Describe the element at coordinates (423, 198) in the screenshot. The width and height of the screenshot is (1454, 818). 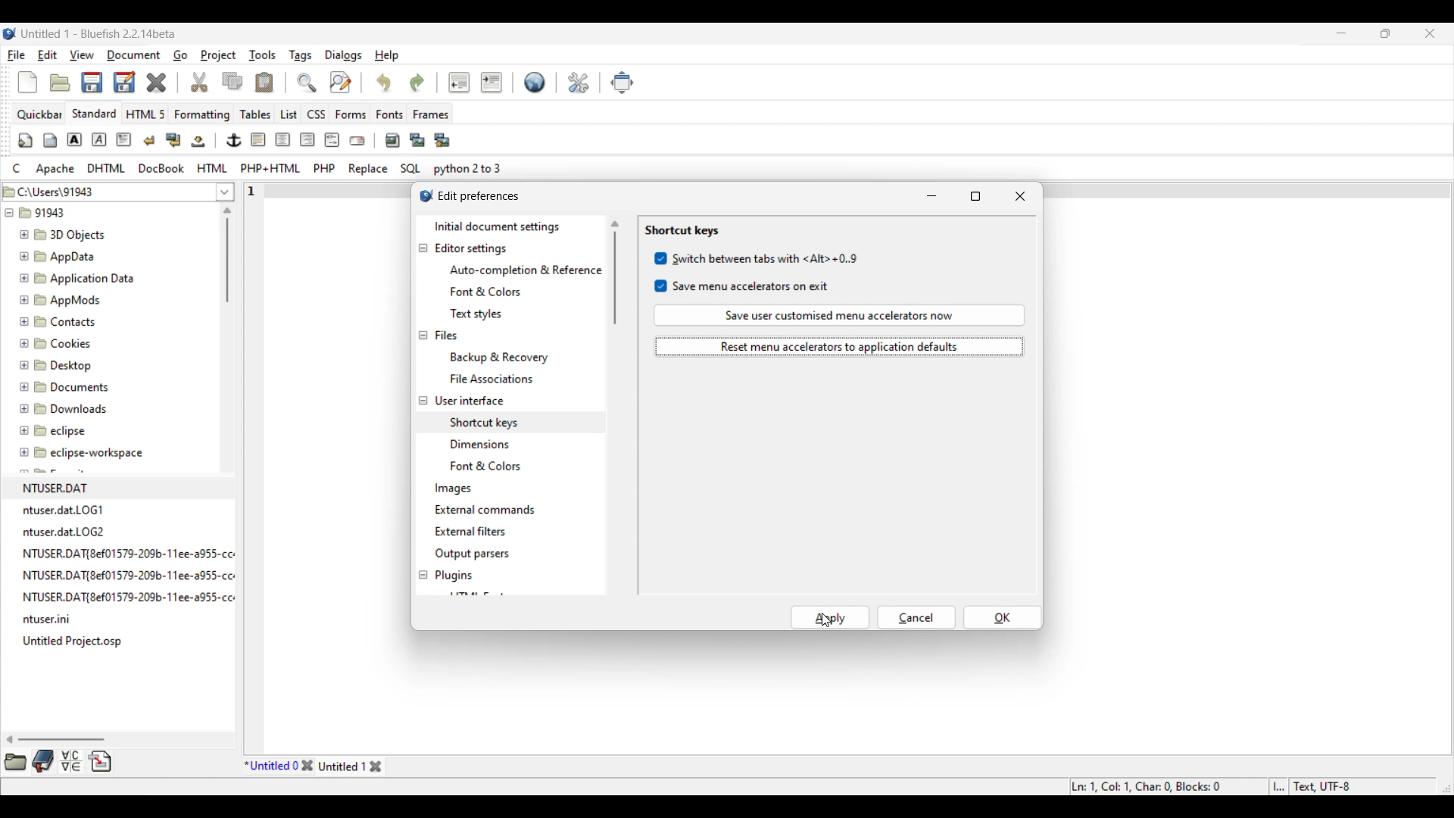
I see `logo` at that location.